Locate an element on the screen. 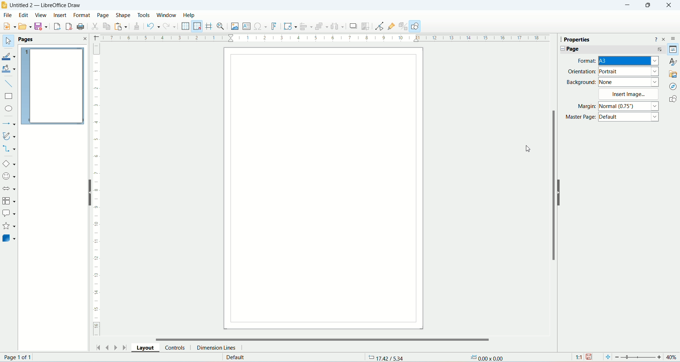 This screenshot has height=362, width=680. gluepoint function is located at coordinates (392, 26).